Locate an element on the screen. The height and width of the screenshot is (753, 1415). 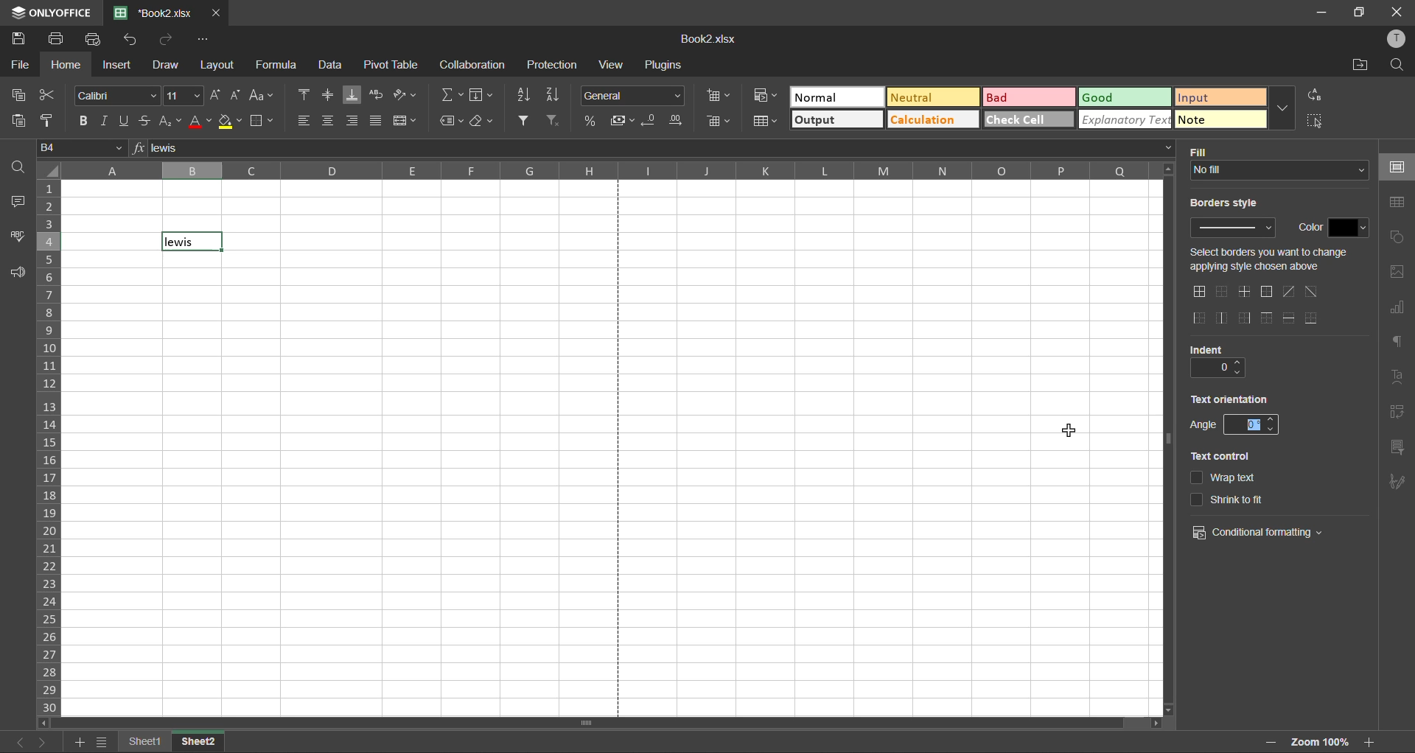
font size is located at coordinates (181, 96).